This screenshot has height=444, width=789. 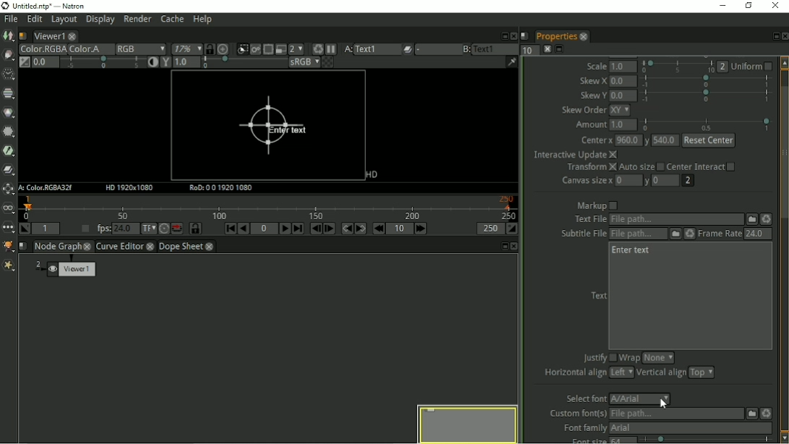 I want to click on HD, so click(x=131, y=188).